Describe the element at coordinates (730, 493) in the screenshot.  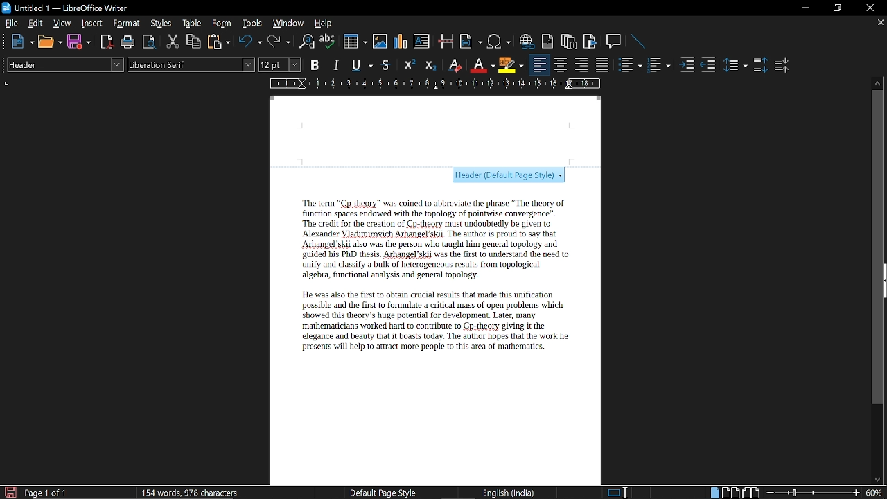
I see `Multiple page view` at that location.